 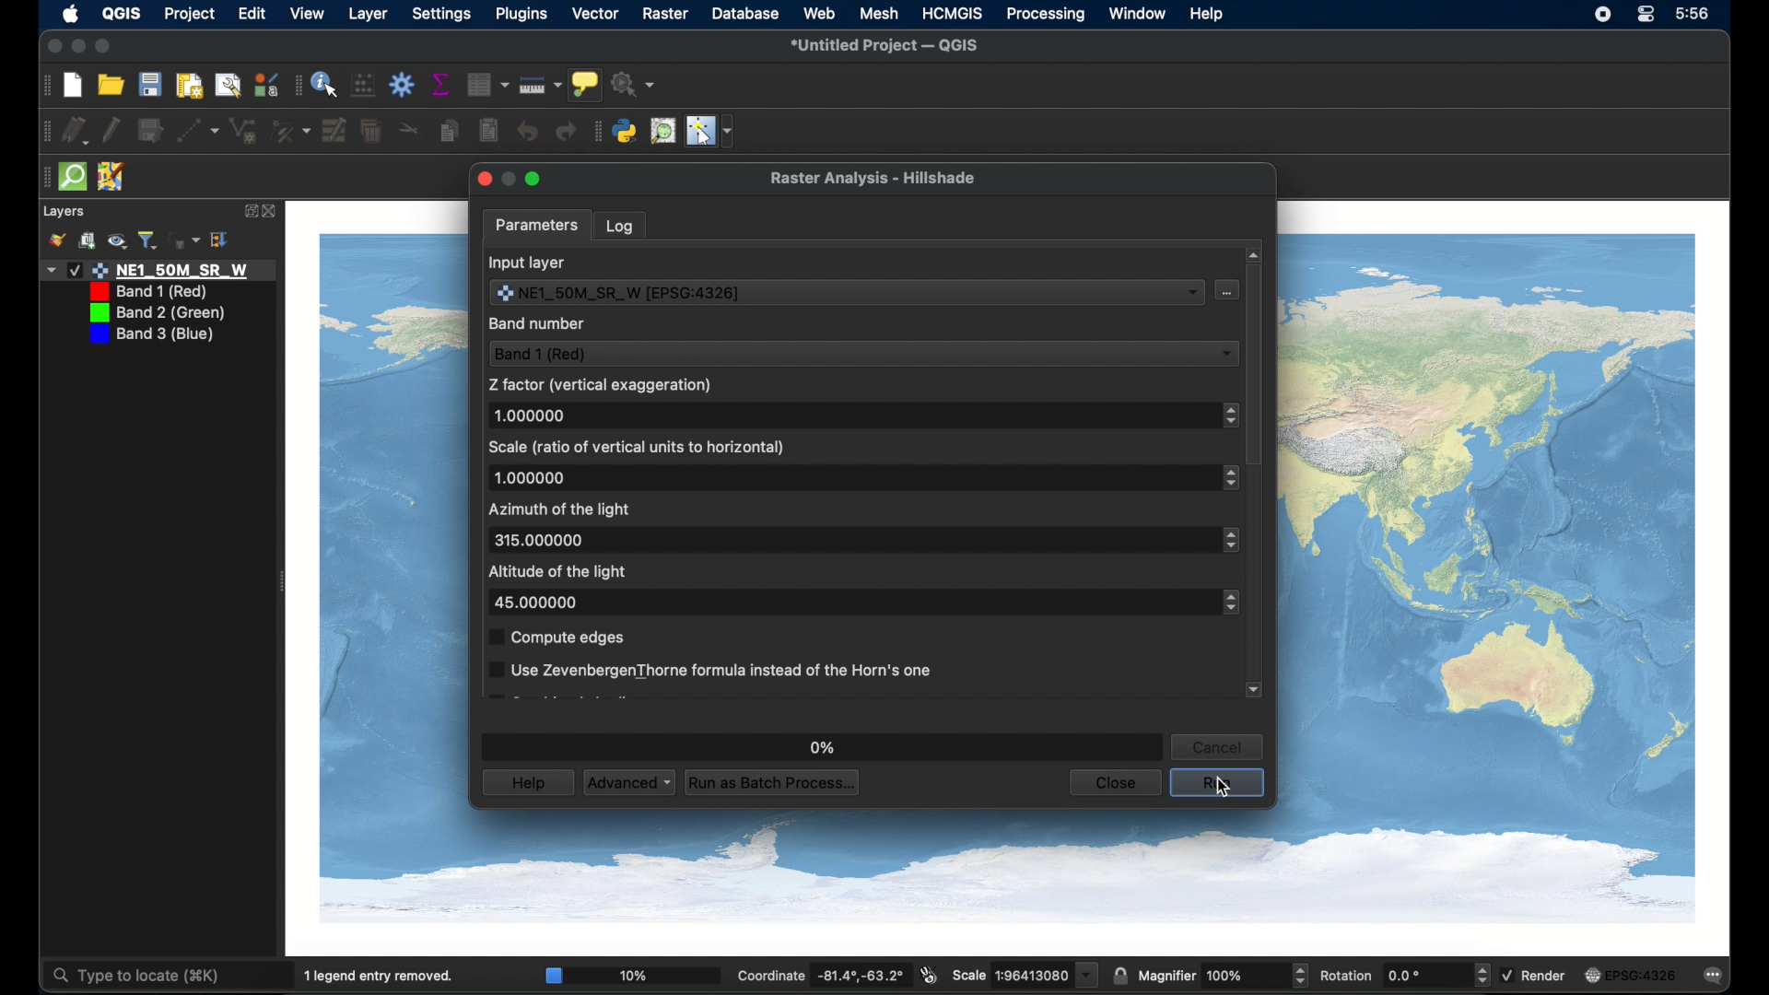 What do you see at coordinates (439, 84) in the screenshot?
I see `show statistical summary` at bounding box center [439, 84].